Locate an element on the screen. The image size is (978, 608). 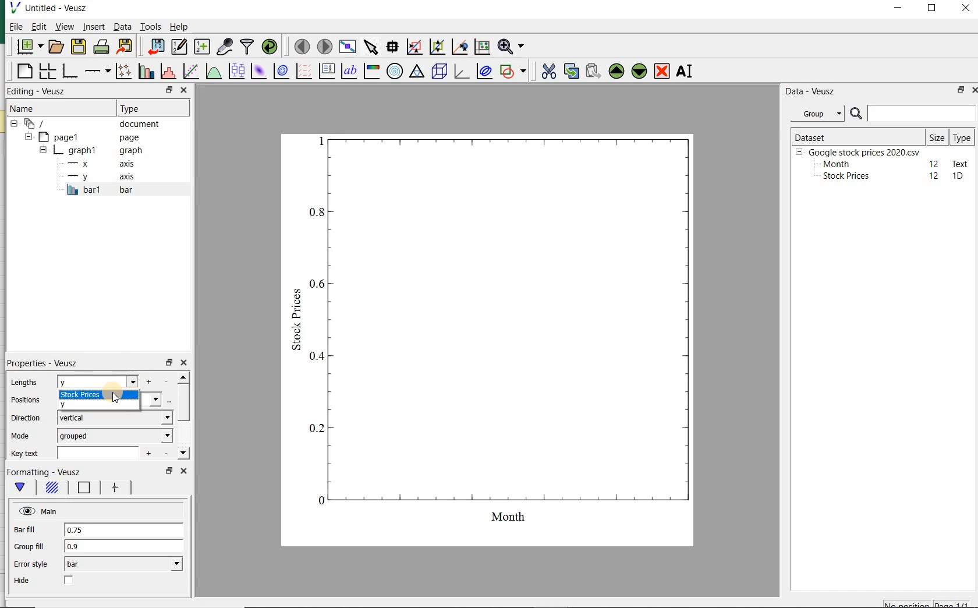
add a shape to the plot is located at coordinates (513, 72).